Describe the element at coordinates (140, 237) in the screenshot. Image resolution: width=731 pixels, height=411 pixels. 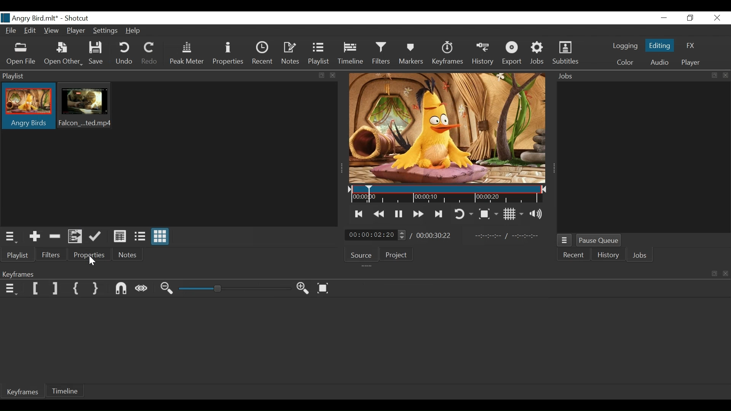
I see `View as file` at that location.